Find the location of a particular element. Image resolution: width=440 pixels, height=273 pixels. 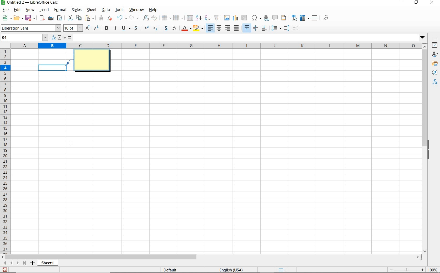

clone formatting is located at coordinates (102, 18).